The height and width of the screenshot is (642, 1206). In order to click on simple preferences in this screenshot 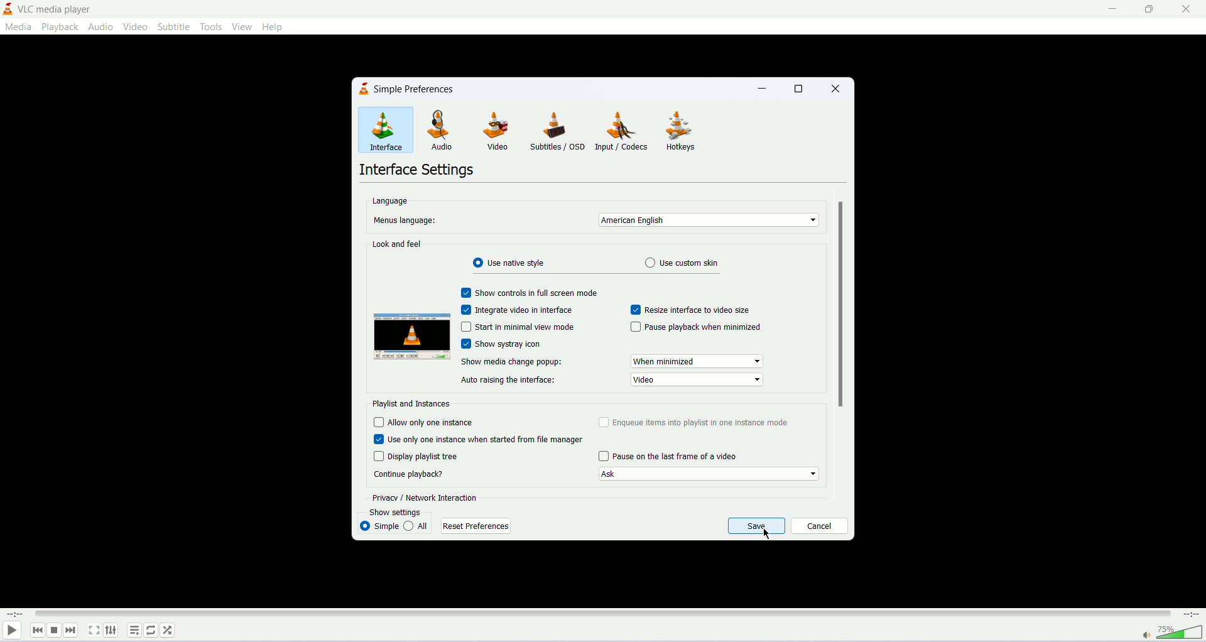, I will do `click(416, 90)`.